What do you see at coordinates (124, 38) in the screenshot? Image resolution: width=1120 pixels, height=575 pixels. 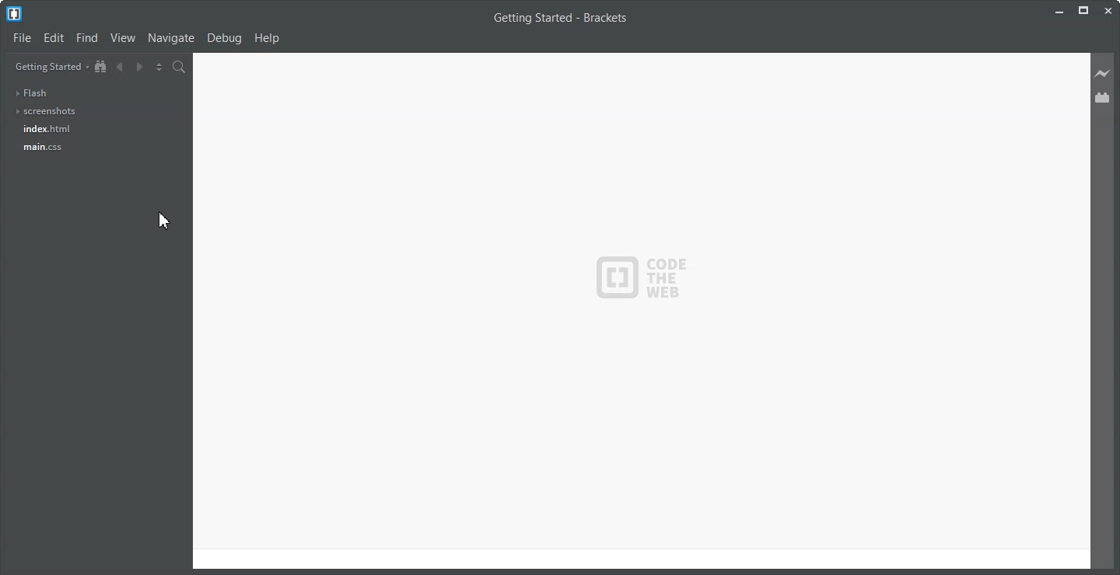 I see `View` at bounding box center [124, 38].